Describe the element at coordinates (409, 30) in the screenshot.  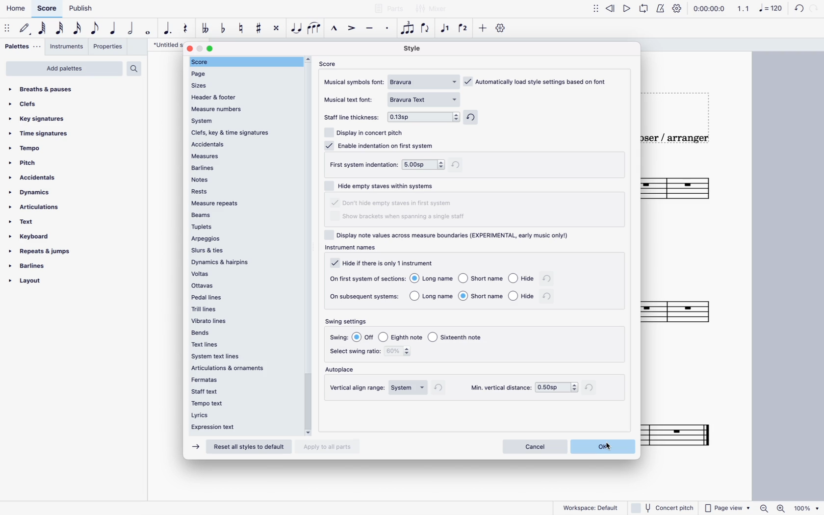
I see `tuplet` at that location.